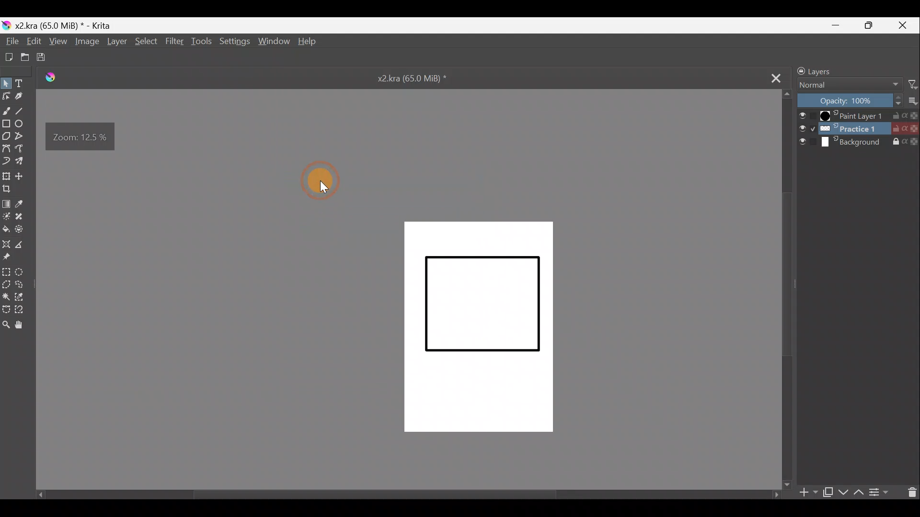 The height and width of the screenshot is (517, 920). Describe the element at coordinates (21, 203) in the screenshot. I see `Sample a colour from the image/current layer` at that location.